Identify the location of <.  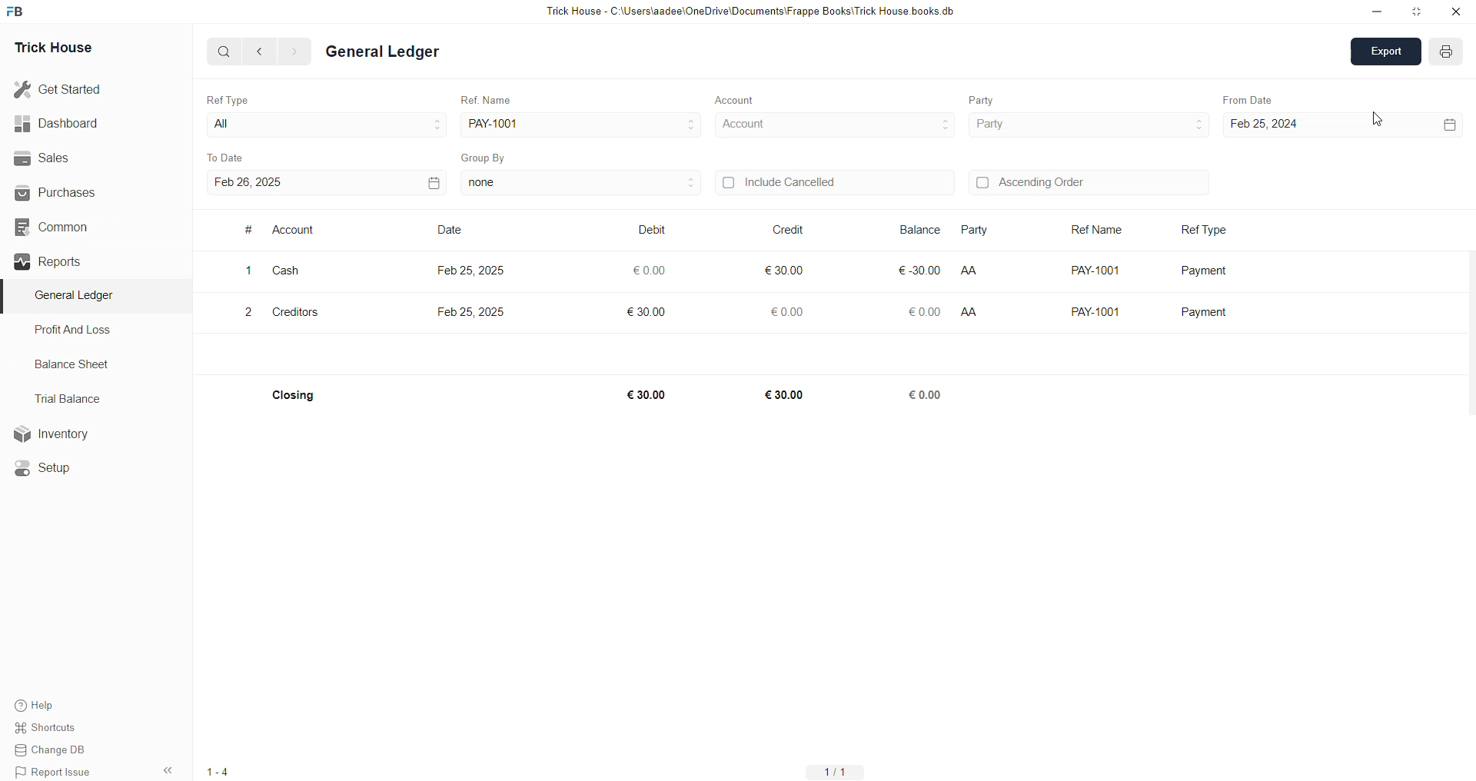
(256, 51).